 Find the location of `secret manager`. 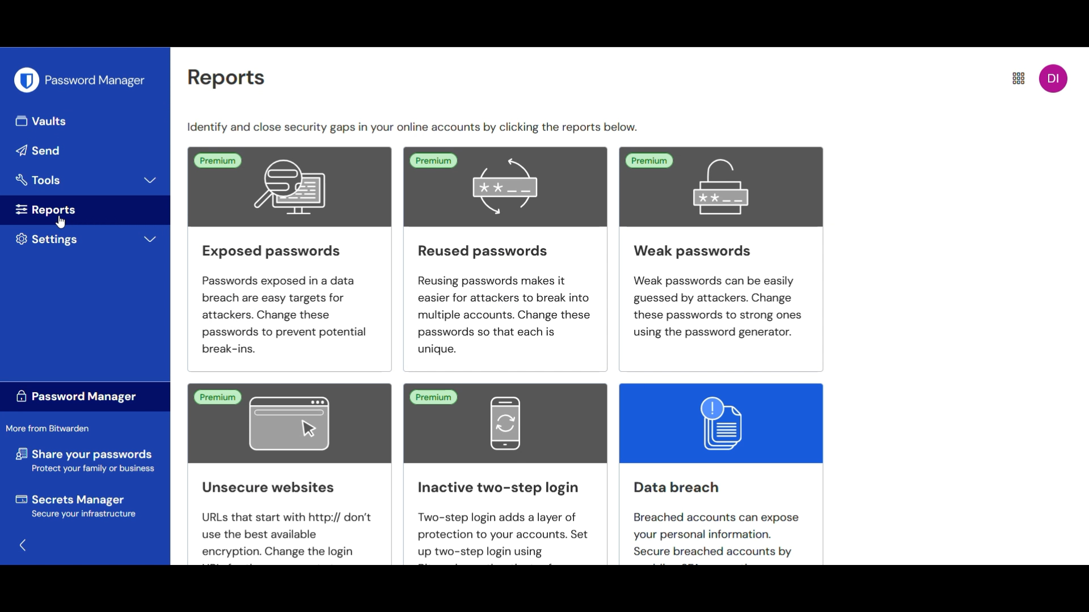

secret manager is located at coordinates (83, 503).